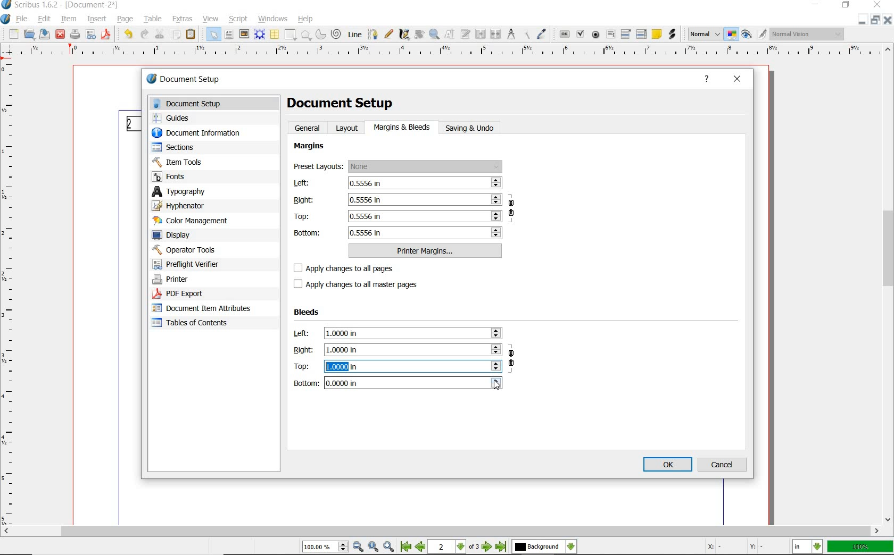 Image resolution: width=894 pixels, height=555 pixels. Describe the element at coordinates (182, 207) in the screenshot. I see `hyphenator` at that location.